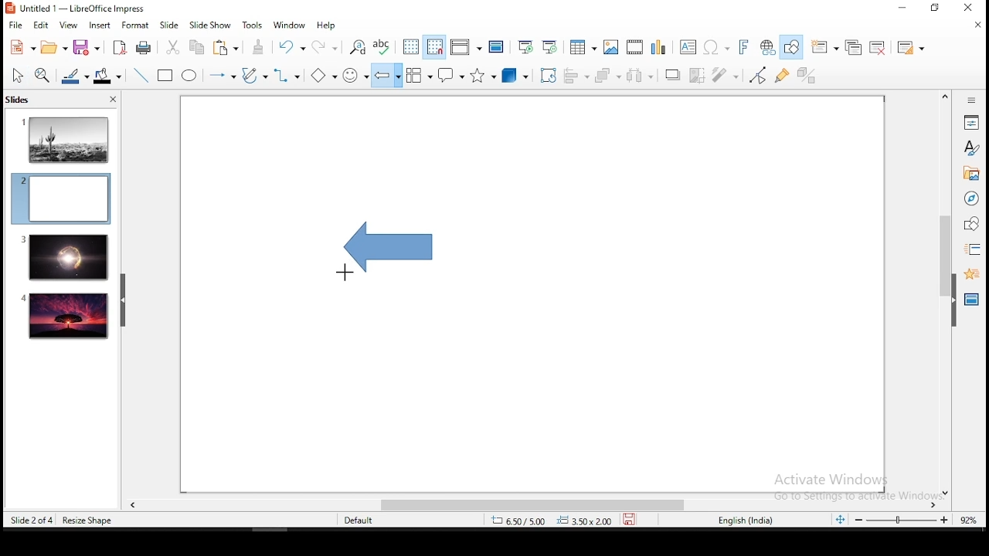 Image resolution: width=989 pixels, height=556 pixels. Describe the element at coordinates (228, 47) in the screenshot. I see `paste` at that location.